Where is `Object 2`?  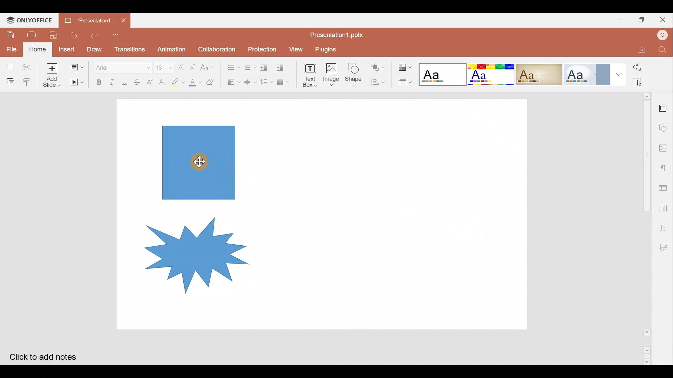
Object 2 is located at coordinates (189, 255).